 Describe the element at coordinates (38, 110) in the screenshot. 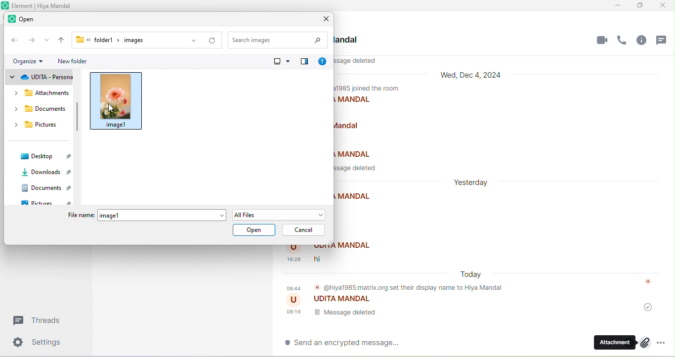

I see `documents` at that location.